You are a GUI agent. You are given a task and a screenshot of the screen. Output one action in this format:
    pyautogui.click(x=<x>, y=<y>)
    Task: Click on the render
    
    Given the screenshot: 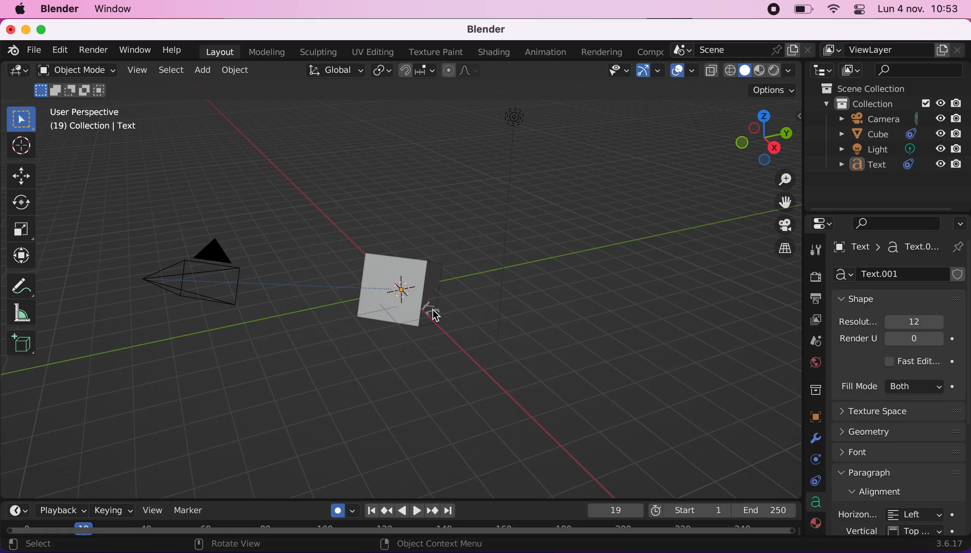 What is the action you would take?
    pyautogui.click(x=812, y=273)
    